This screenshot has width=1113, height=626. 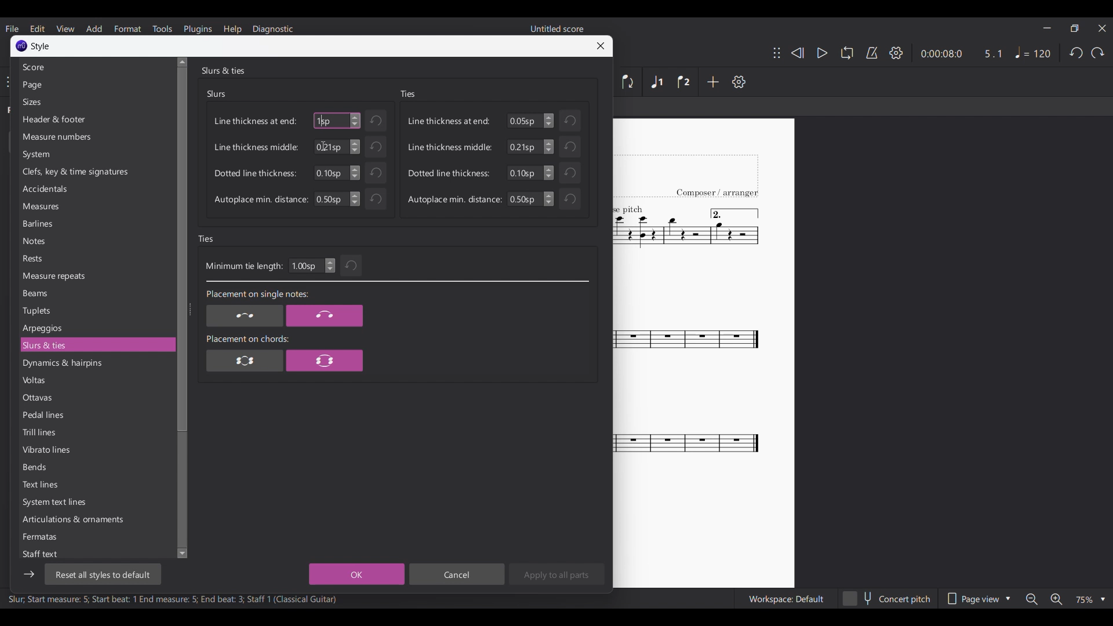 I want to click on View menu, so click(x=66, y=28).